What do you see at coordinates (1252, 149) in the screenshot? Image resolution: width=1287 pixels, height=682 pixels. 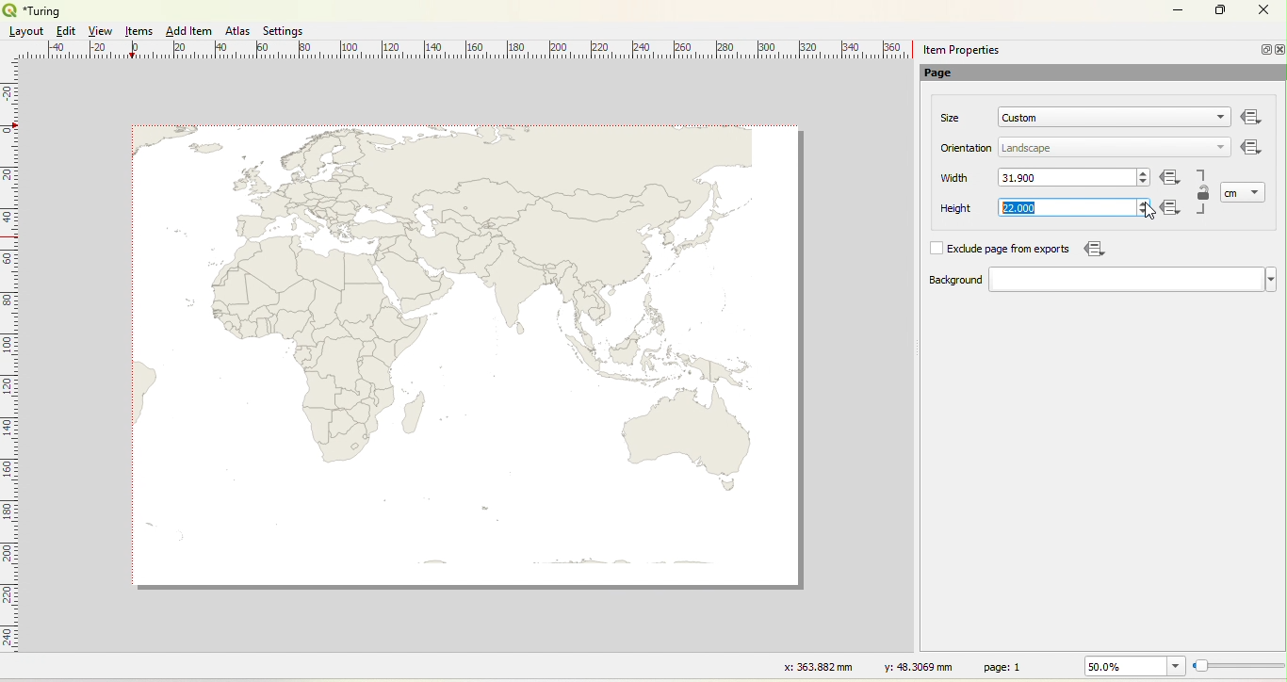 I see `Icon` at bounding box center [1252, 149].